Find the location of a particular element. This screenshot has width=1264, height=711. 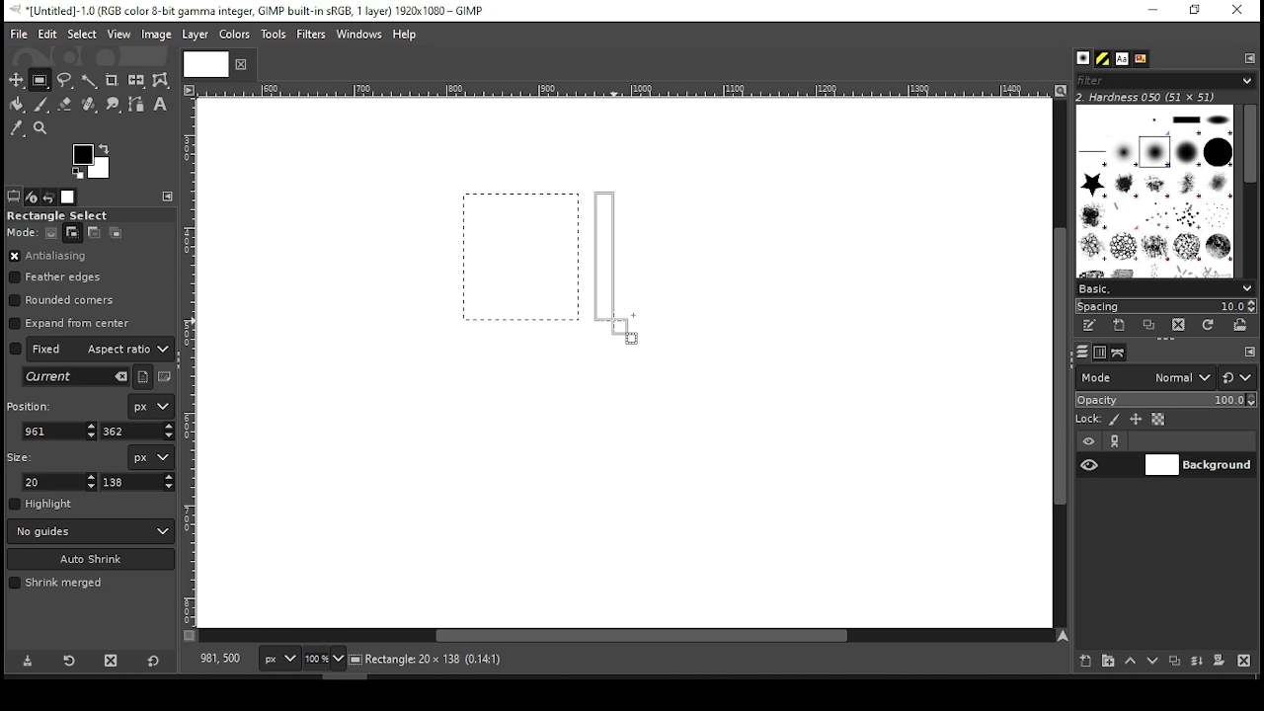

tool options is located at coordinates (14, 196).